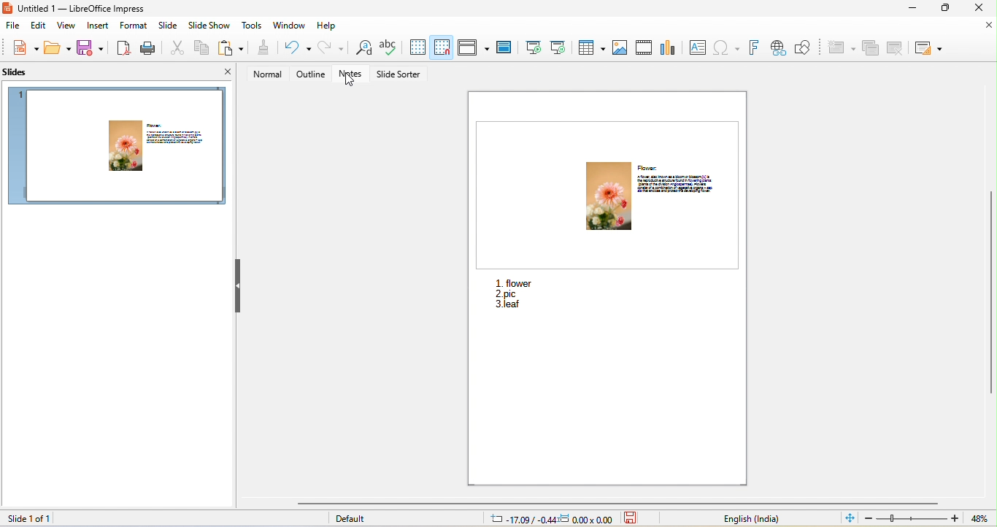  Describe the element at coordinates (251, 26) in the screenshot. I see `tools` at that location.